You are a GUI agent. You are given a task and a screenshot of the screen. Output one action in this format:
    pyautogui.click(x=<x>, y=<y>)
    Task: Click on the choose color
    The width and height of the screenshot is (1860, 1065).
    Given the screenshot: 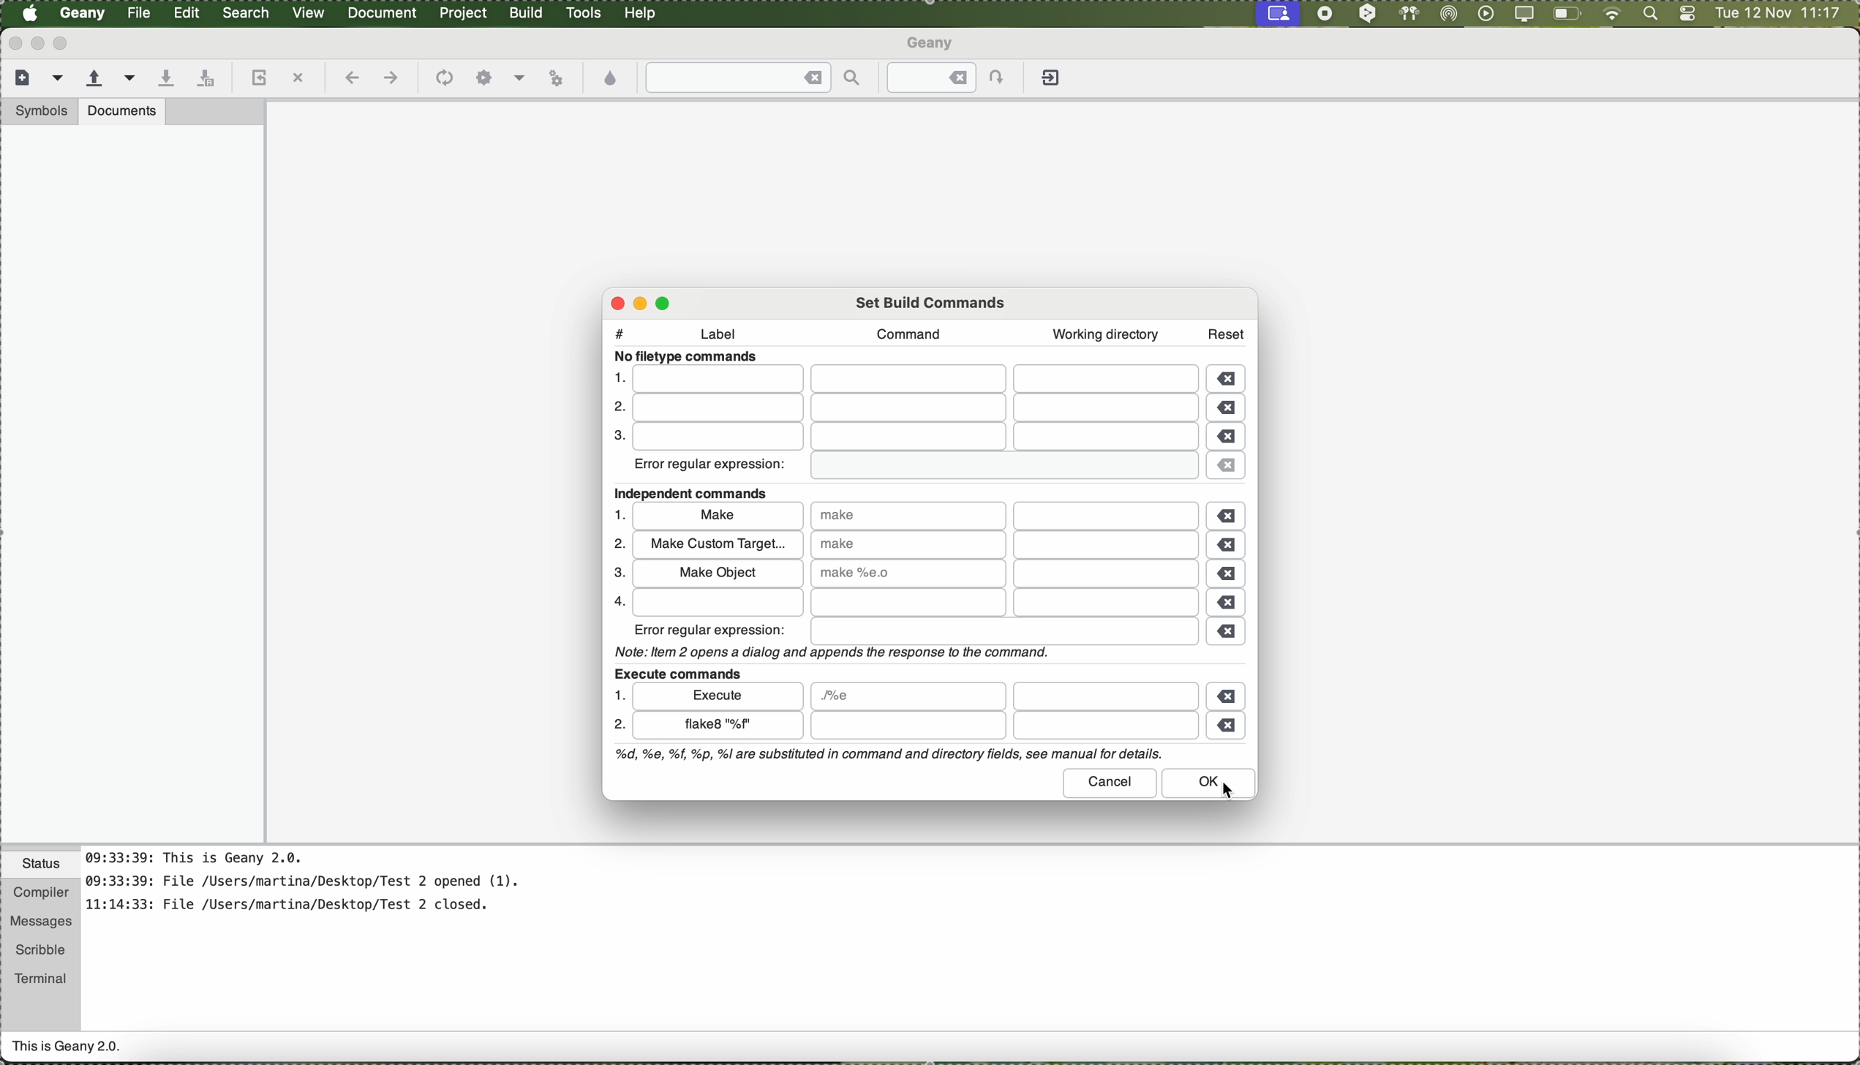 What is the action you would take?
    pyautogui.click(x=611, y=79)
    